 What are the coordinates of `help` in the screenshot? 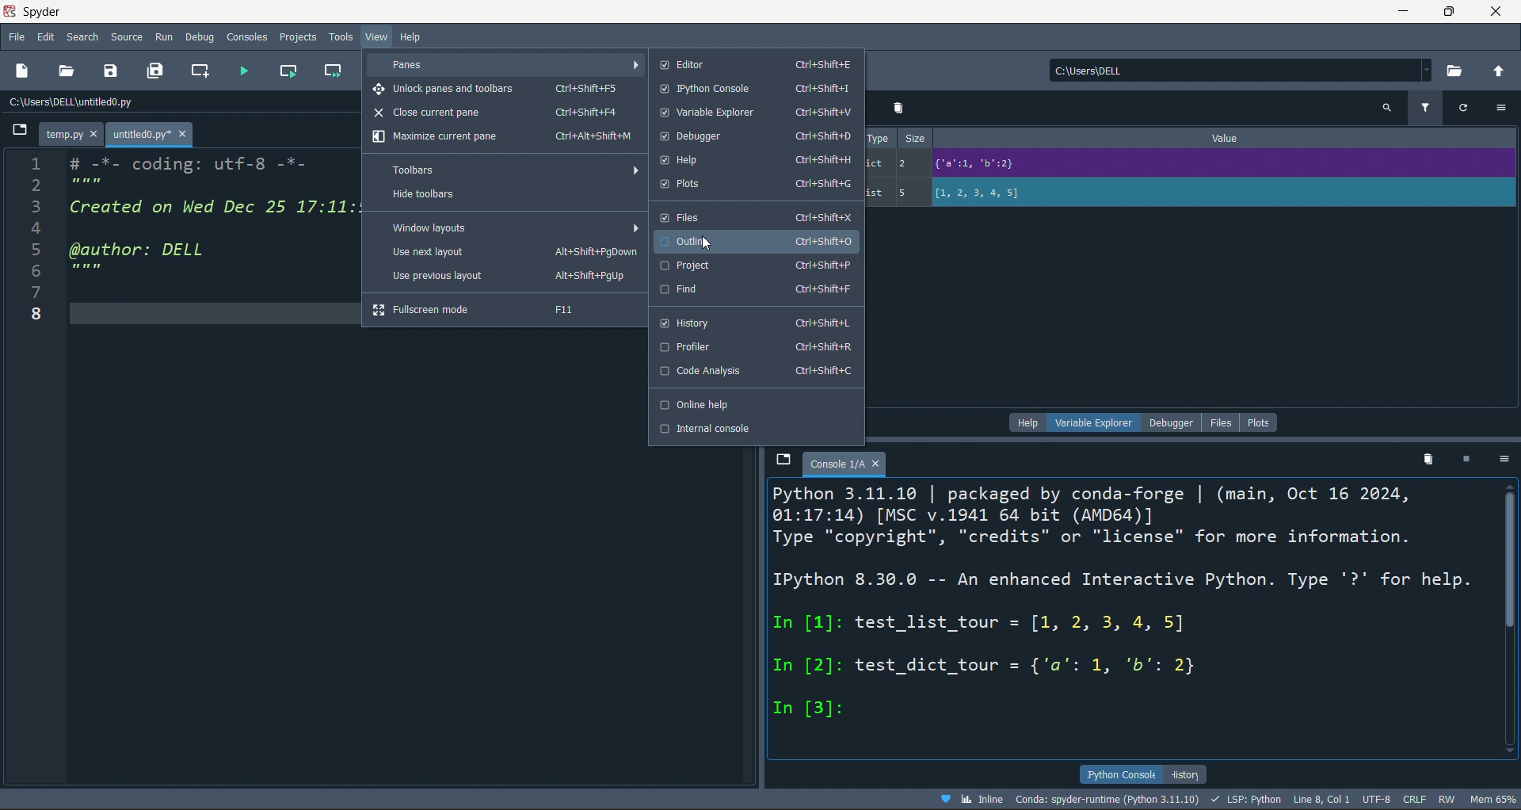 It's located at (755, 161).